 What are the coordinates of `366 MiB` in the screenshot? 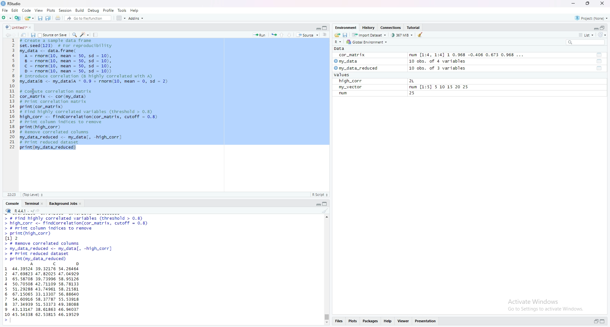 It's located at (402, 35).